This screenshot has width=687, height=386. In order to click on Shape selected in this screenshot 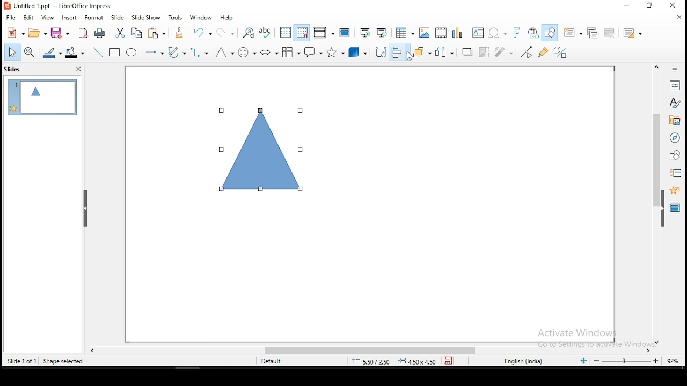, I will do `click(62, 361)`.